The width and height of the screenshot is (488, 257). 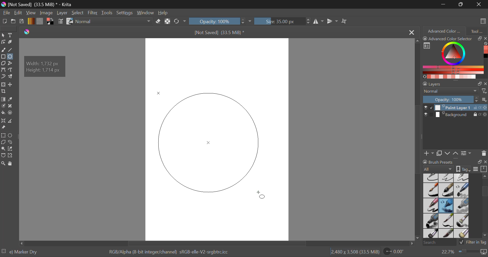 I want to click on Enclose and Fill Tool, so click(x=11, y=113).